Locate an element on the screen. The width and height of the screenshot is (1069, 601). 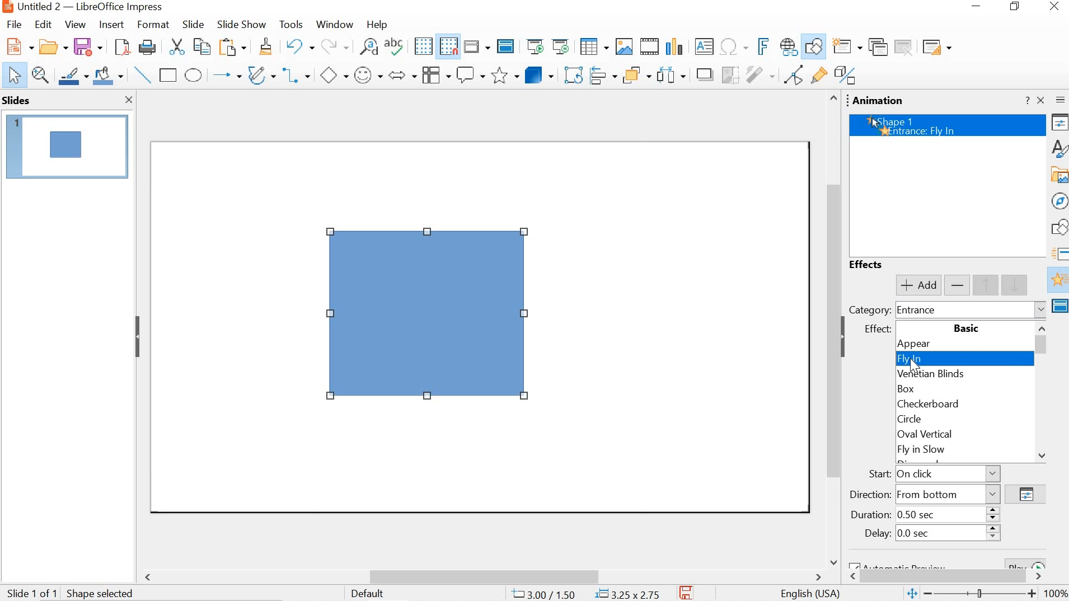
English(USA) is located at coordinates (807, 593).